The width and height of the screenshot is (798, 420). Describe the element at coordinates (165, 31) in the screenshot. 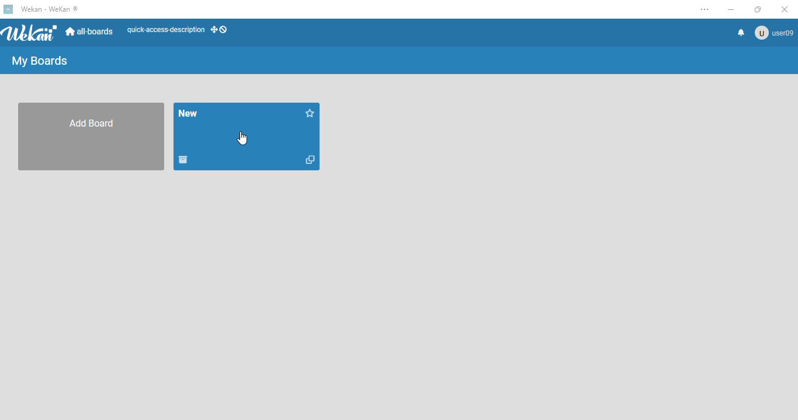

I see `quick-access-description` at that location.